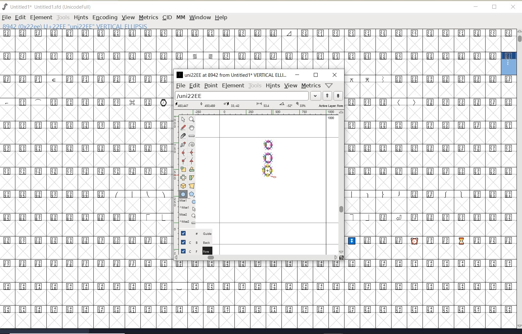 This screenshot has height=334, width=522. Describe the element at coordinates (192, 169) in the screenshot. I see `rotate the selection` at that location.